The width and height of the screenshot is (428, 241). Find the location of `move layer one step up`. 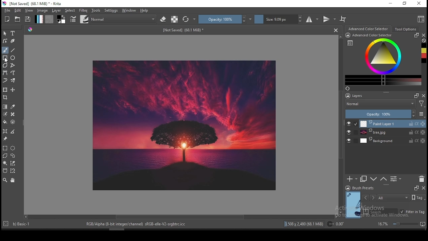

move layer one step up is located at coordinates (383, 179).